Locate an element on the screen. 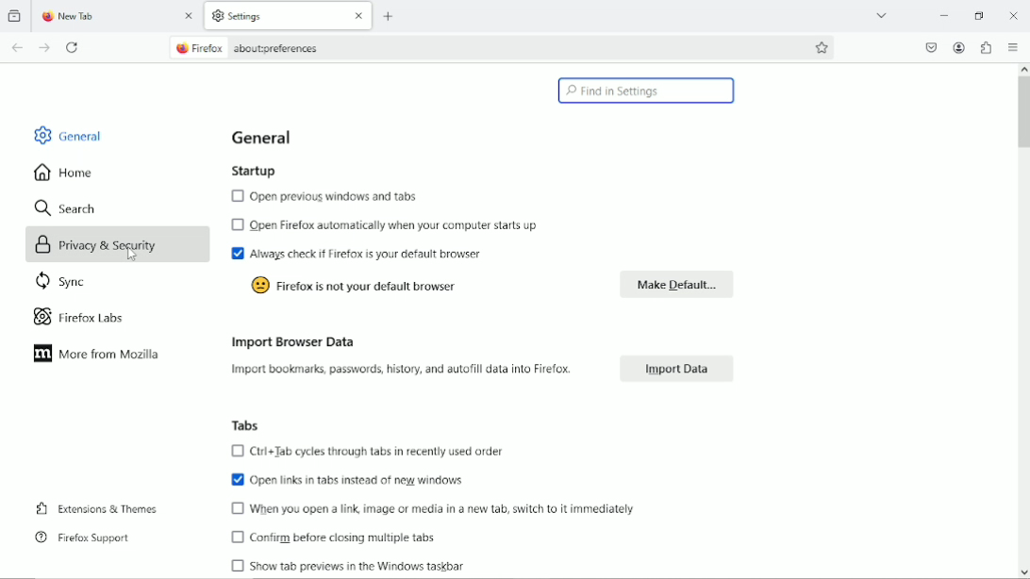  checkbox is located at coordinates (236, 451).